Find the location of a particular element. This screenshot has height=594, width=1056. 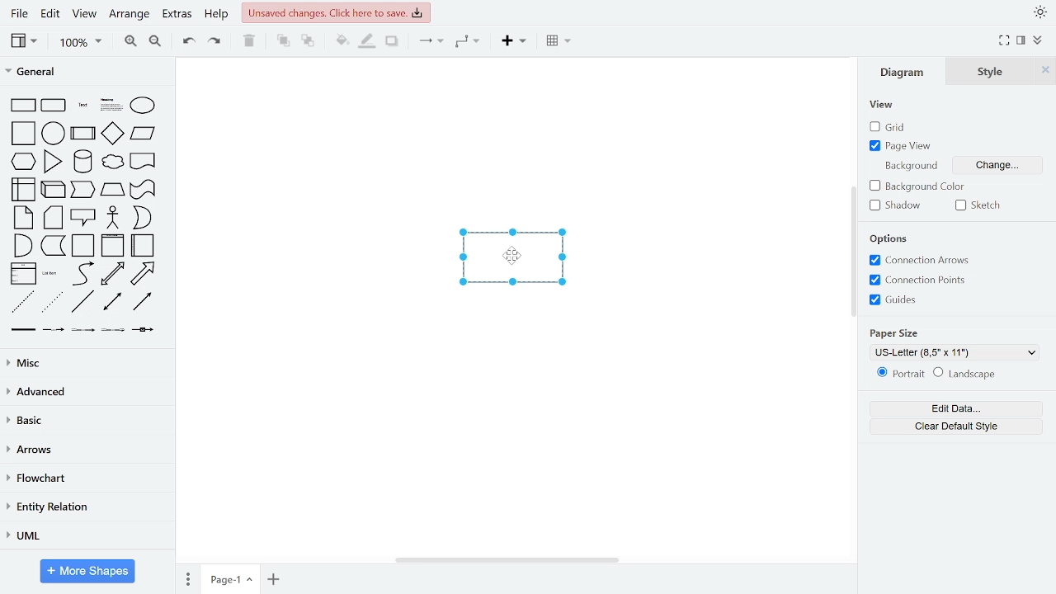

general shapes is located at coordinates (113, 301).